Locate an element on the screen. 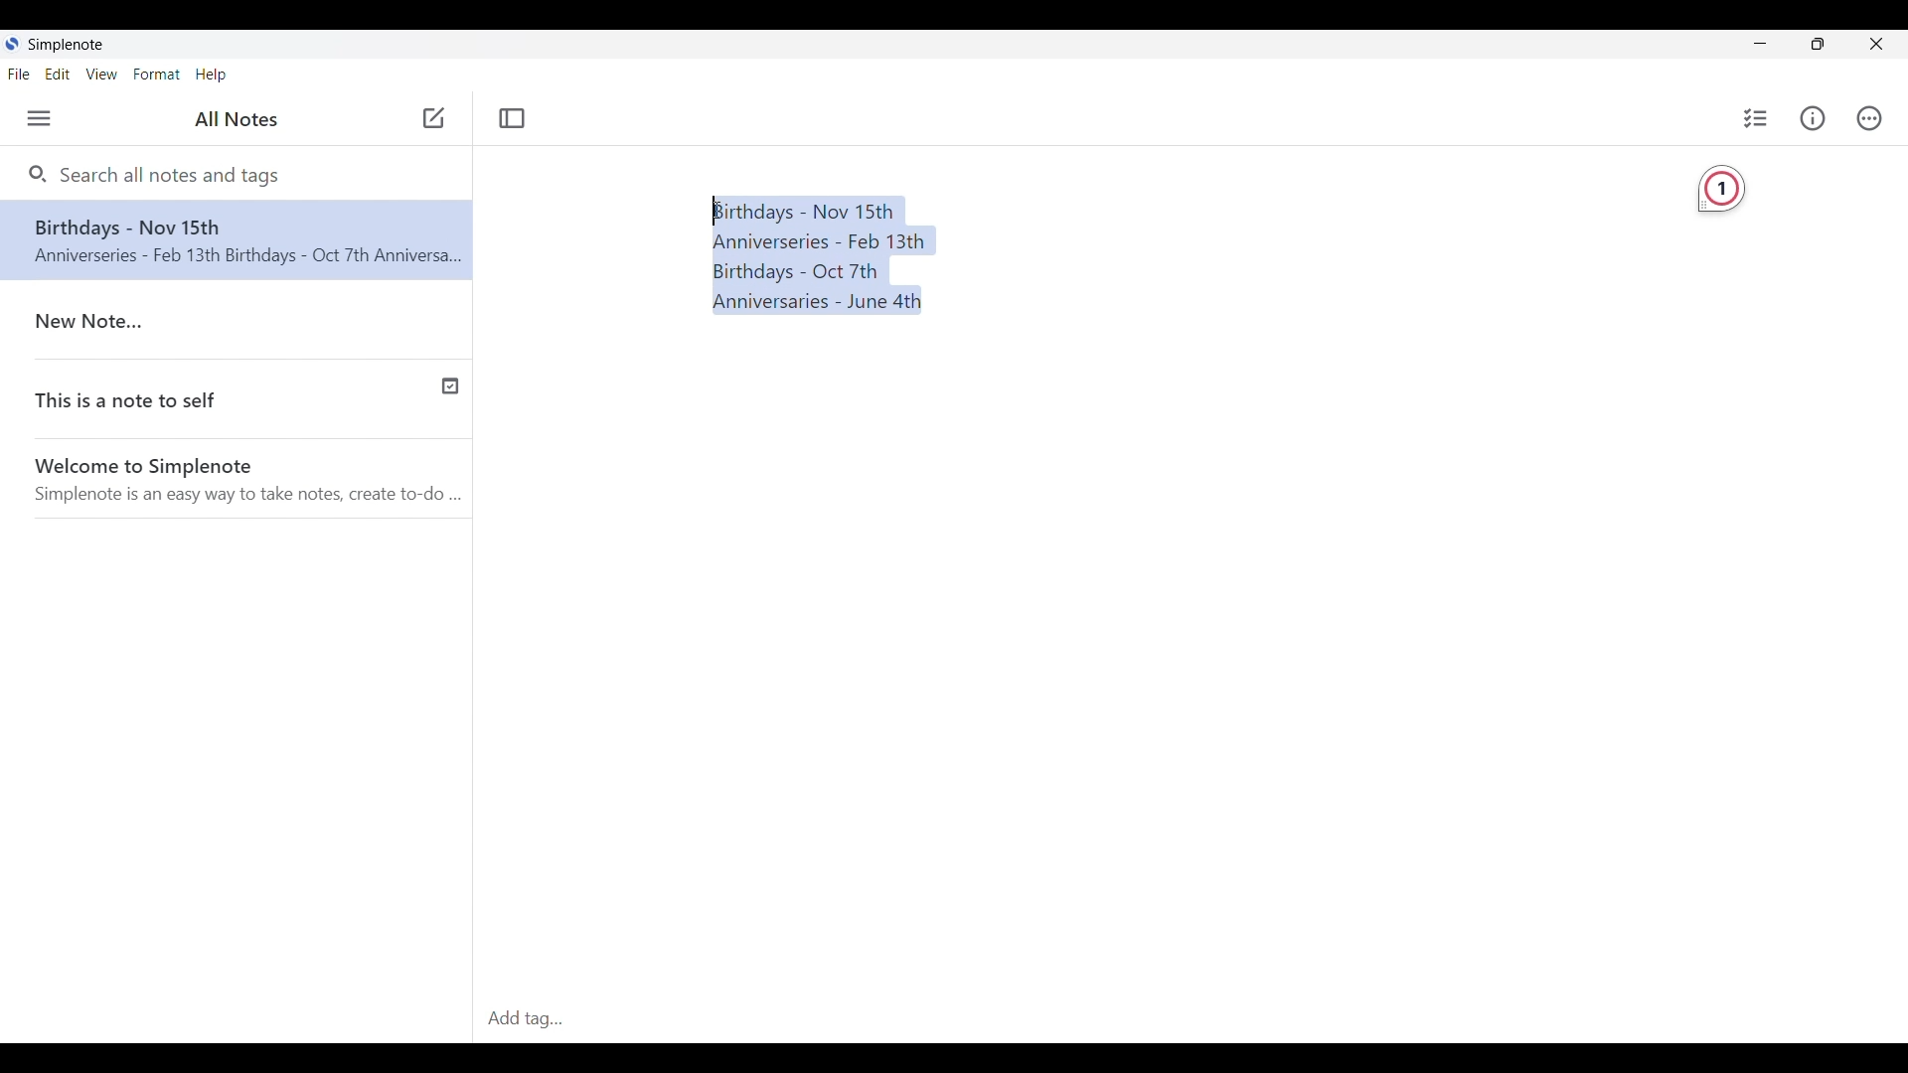 Image resolution: width=1908 pixels, height=1073 pixels. Note text changed is located at coordinates (237, 240).